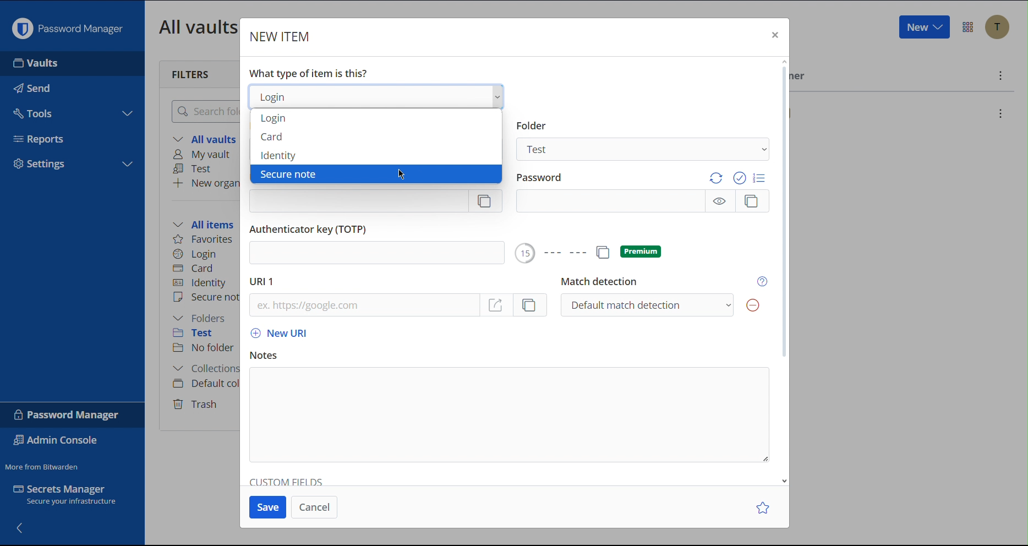 This screenshot has width=1028, height=546. I want to click on Password Manager, so click(67, 26).